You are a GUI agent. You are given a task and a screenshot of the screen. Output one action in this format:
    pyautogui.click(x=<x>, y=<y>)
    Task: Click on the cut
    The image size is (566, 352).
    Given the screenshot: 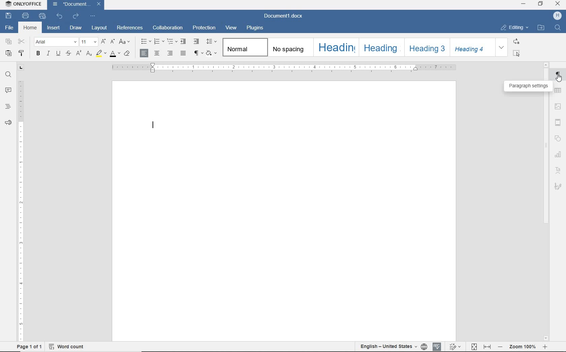 What is the action you would take?
    pyautogui.click(x=22, y=42)
    